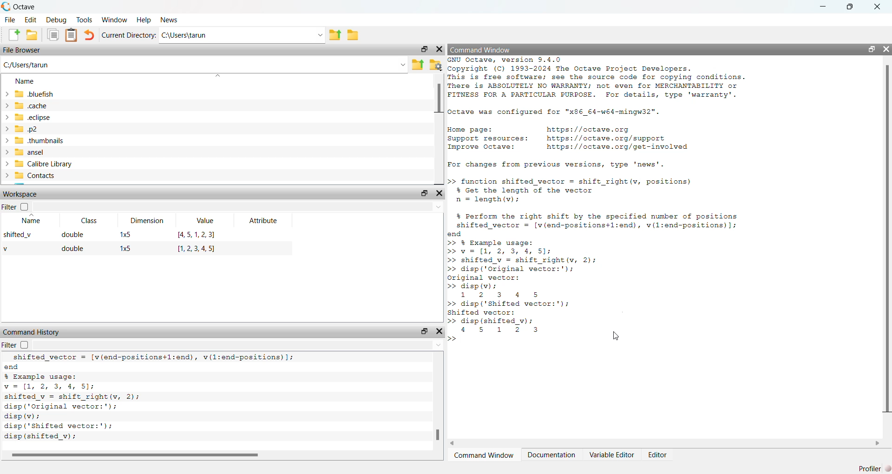 This screenshot has height=474, width=892. What do you see at coordinates (74, 235) in the screenshot?
I see `double` at bounding box center [74, 235].